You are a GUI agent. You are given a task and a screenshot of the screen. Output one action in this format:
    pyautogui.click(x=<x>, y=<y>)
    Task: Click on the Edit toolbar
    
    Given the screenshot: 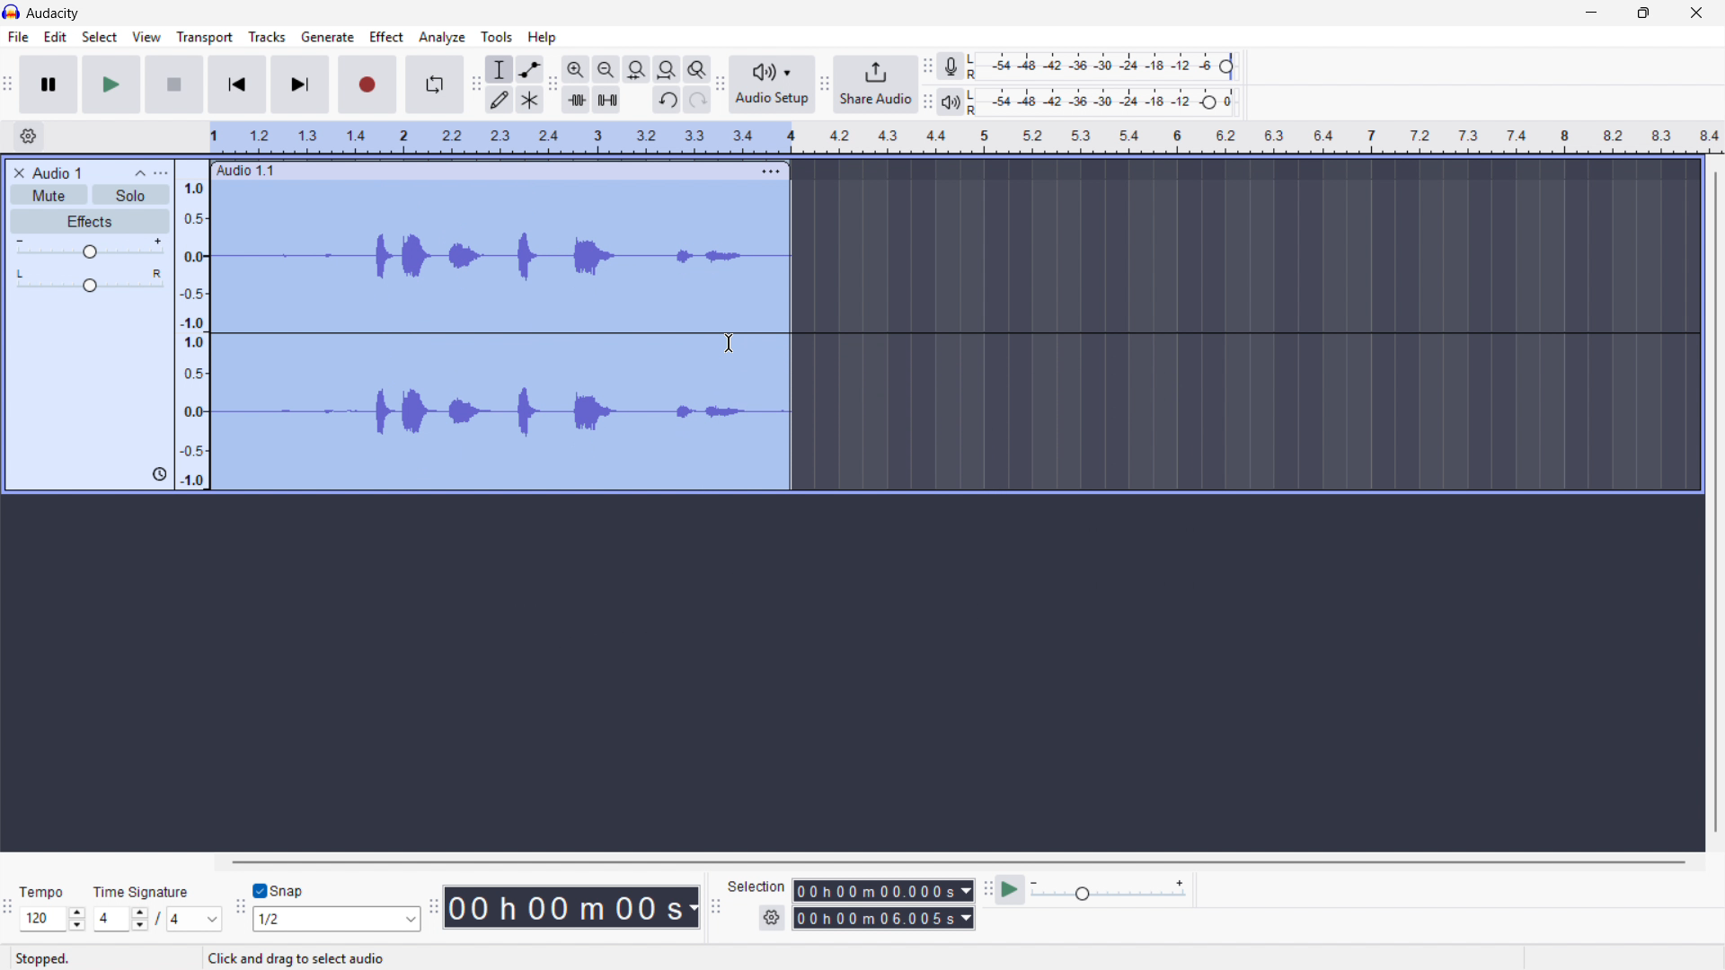 What is the action you would take?
    pyautogui.click(x=553, y=84)
    